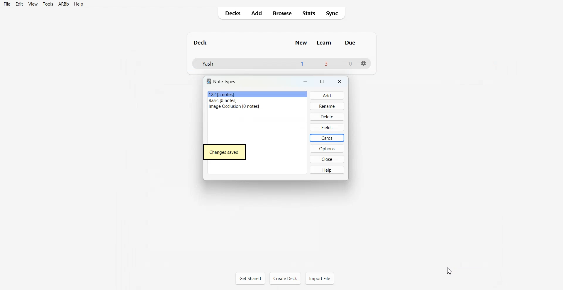  I want to click on close, so click(329, 159).